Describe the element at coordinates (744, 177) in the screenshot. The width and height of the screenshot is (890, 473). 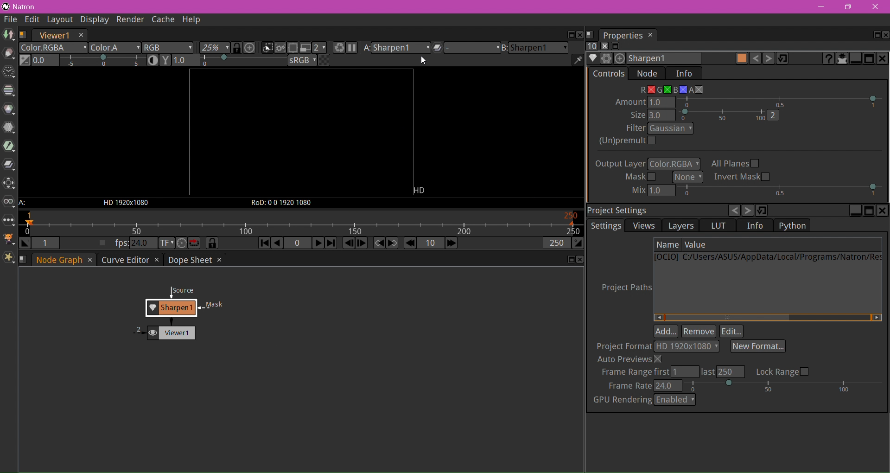
I see `maskInvert` at that location.